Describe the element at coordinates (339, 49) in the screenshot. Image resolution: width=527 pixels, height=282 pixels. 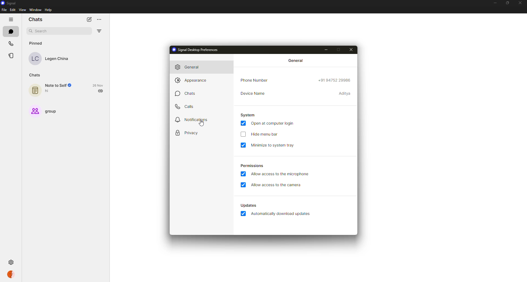
I see `maximize` at that location.